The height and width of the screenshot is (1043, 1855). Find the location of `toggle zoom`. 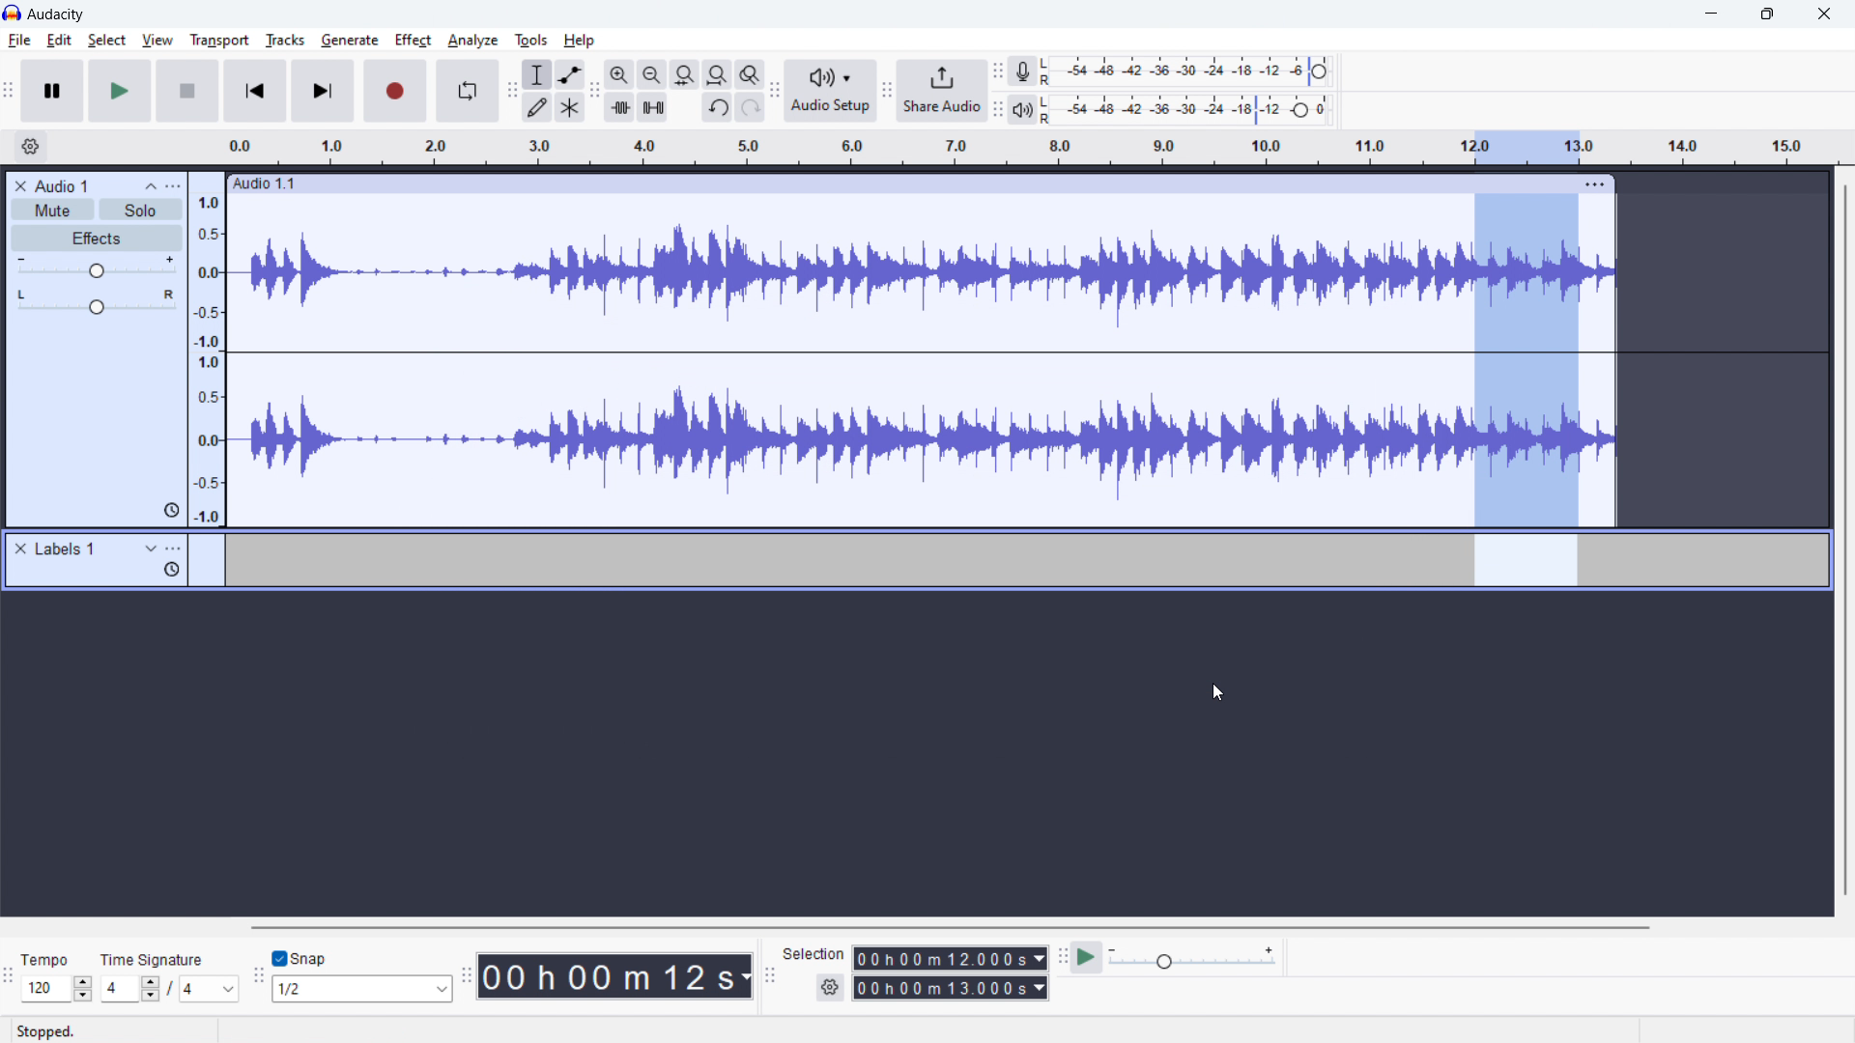

toggle zoom is located at coordinates (750, 74).